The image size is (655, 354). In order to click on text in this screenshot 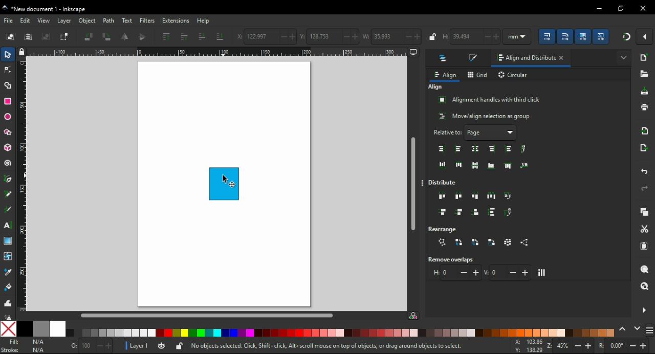, I will do `click(126, 20)`.